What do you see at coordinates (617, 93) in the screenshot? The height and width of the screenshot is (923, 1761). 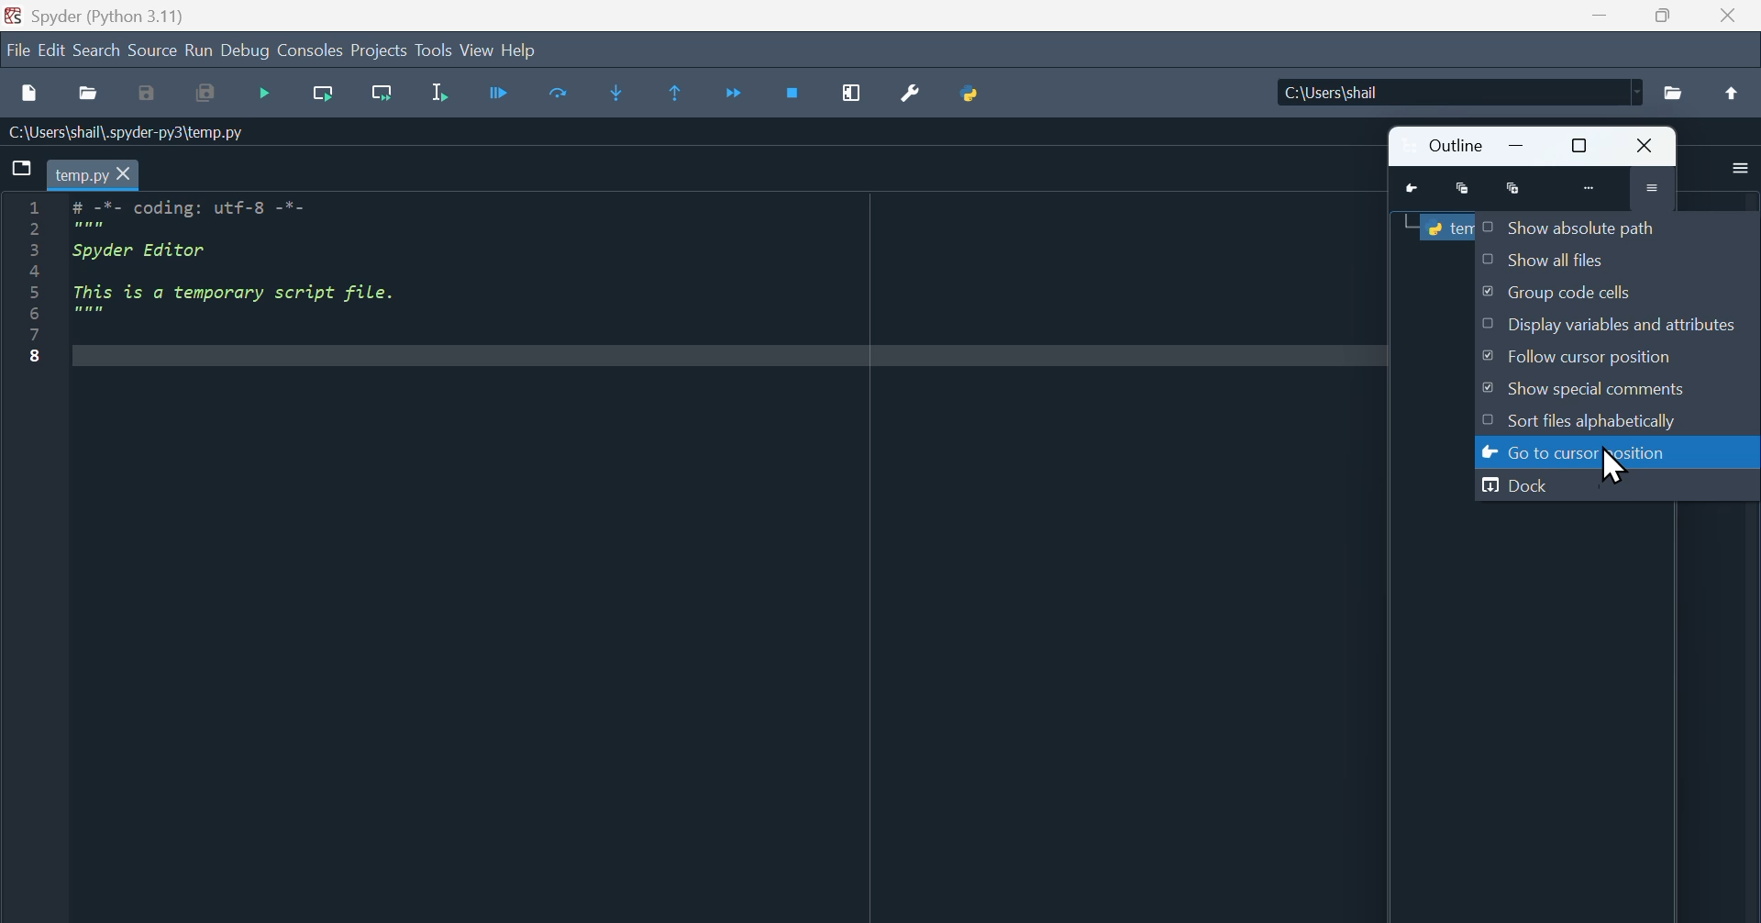 I see `Step in to function` at bounding box center [617, 93].